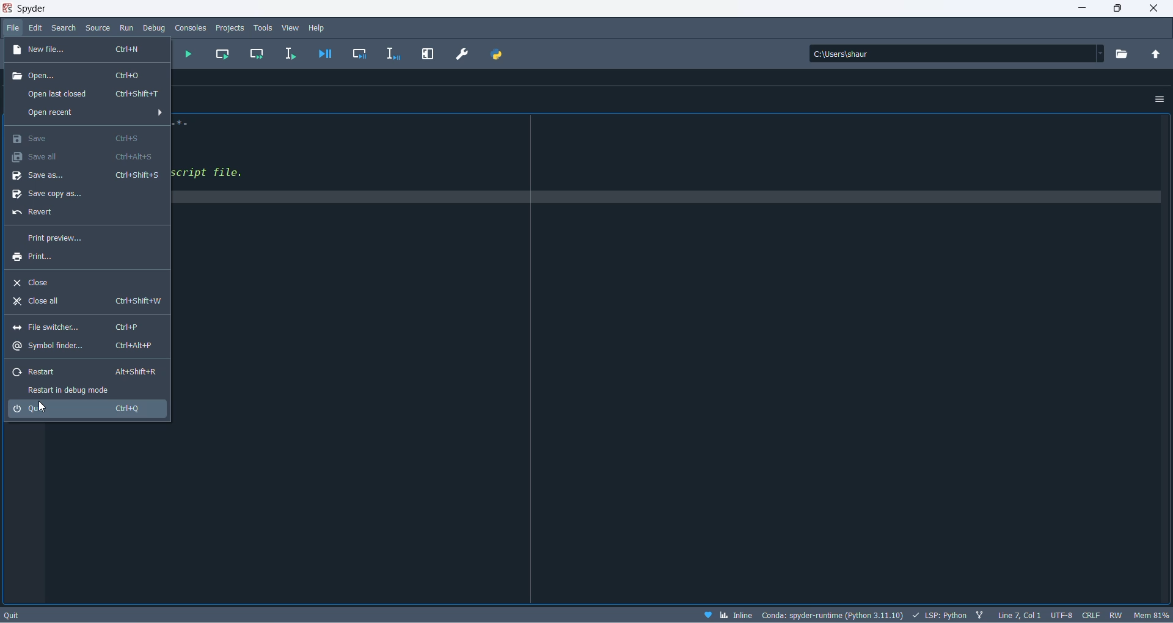 Image resolution: width=1173 pixels, height=623 pixels. I want to click on consoles, so click(192, 28).